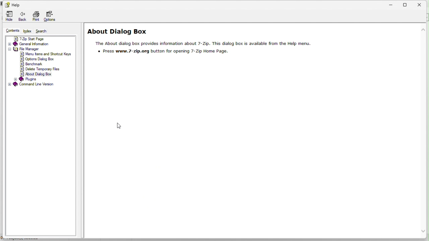  What do you see at coordinates (234, 188) in the screenshot?
I see `You have access to the following items from root folder in 7-Zip File Manager:
«+ Computer: computer's disks
+ Documents: My Documents folder of current user
Network
© \\. : the folder for low-level access to disks. You must have administrator's rights to use that folder. You can
« copy .iso images from CD/DVD to file.
« view NTFS/FAT partitions via 7-Zip parser. It provides read-only access to files.` at bounding box center [234, 188].